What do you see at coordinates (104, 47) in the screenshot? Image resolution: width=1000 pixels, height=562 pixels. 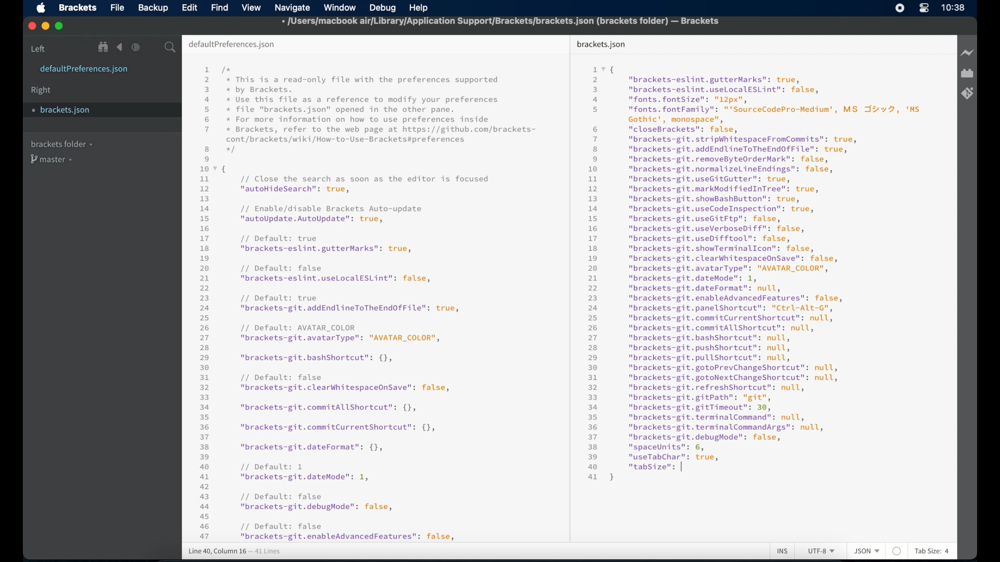 I see `show file in  tree` at bounding box center [104, 47].